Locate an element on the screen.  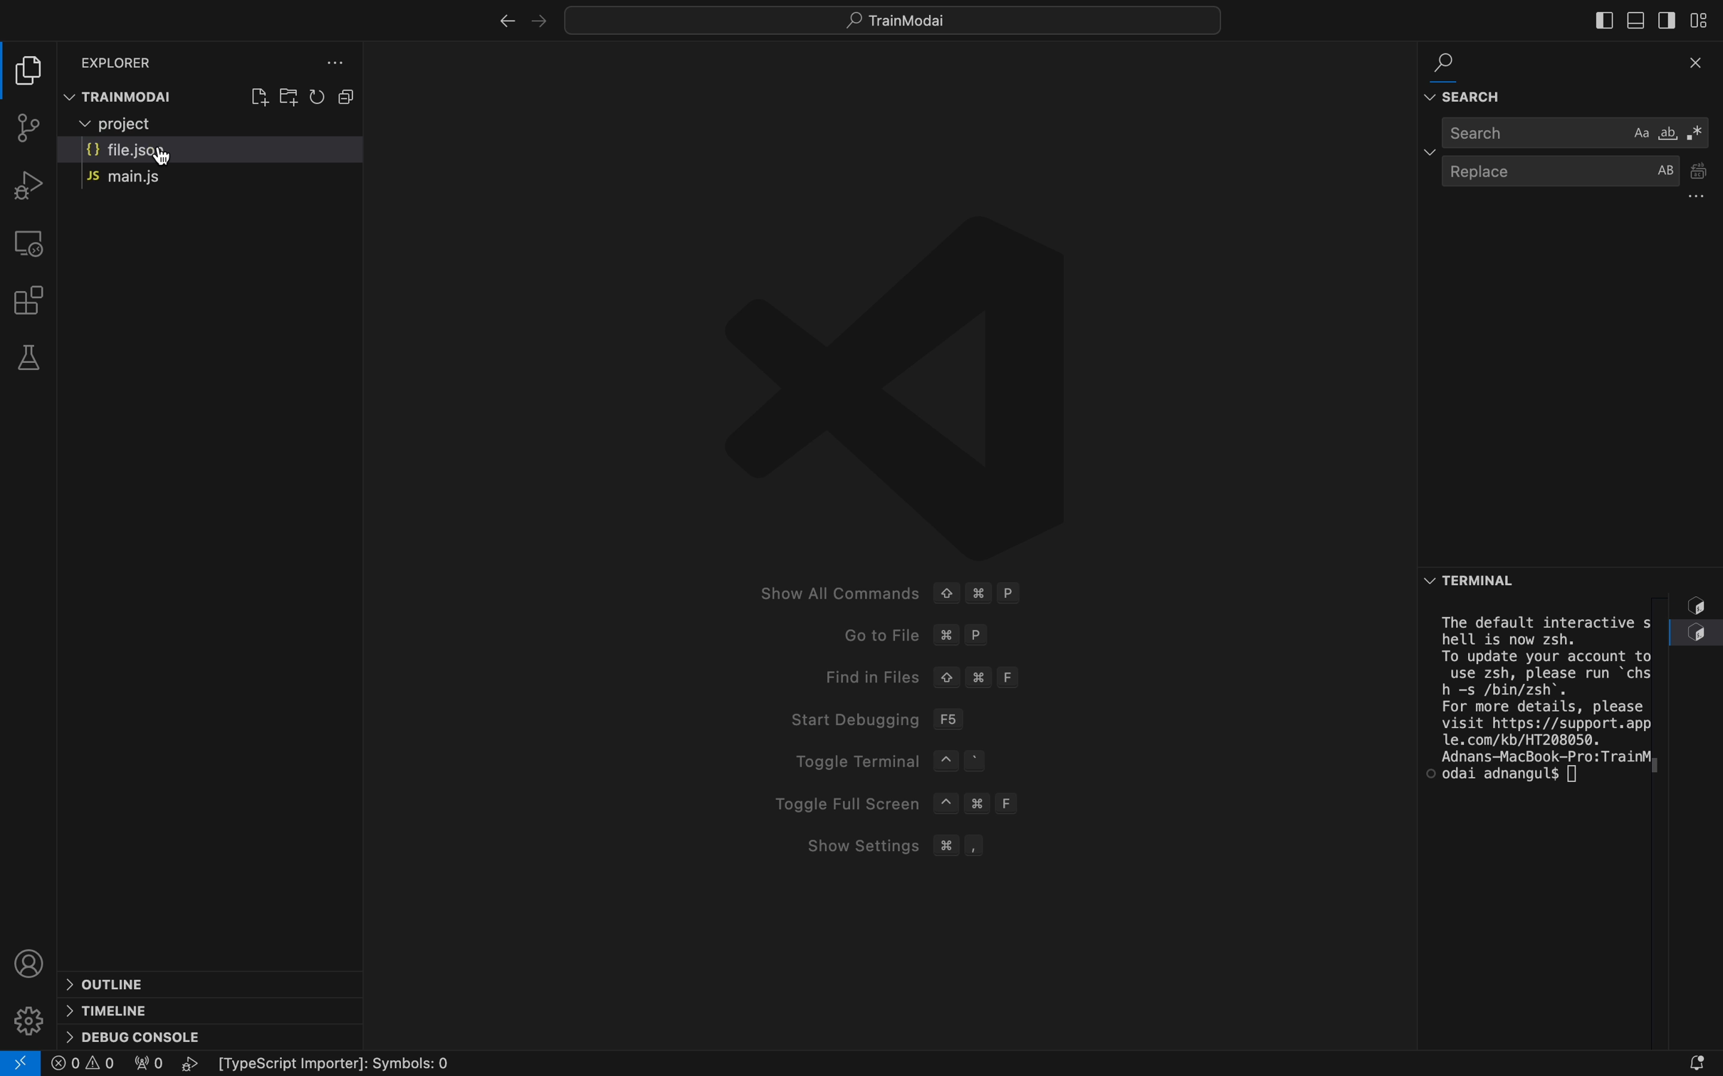
find and search is located at coordinates (1576, 93).